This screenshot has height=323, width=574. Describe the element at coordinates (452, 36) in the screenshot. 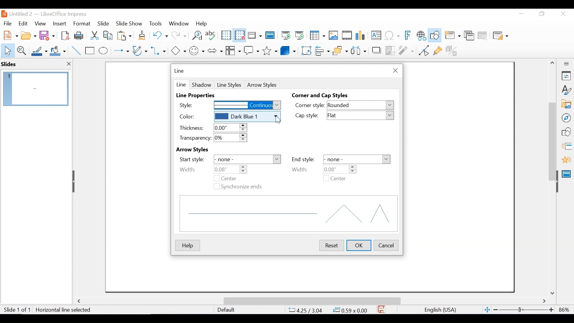

I see `New slide` at that location.